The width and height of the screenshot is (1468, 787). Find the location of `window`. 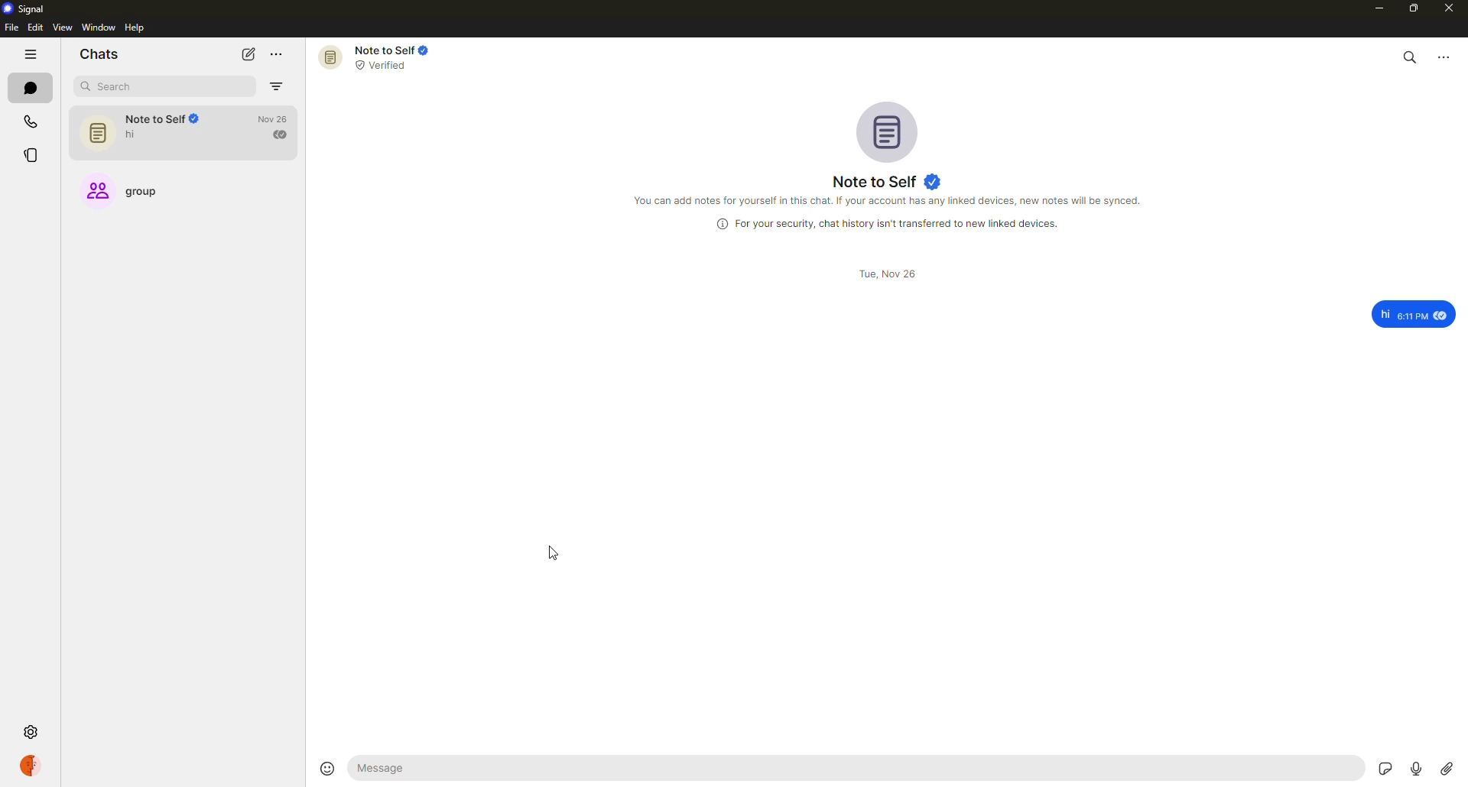

window is located at coordinates (99, 28).